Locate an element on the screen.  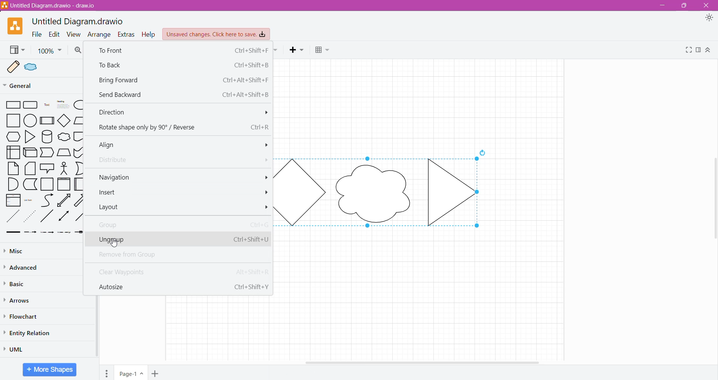
Scratchpad sample shape 2 is located at coordinates (34, 68).